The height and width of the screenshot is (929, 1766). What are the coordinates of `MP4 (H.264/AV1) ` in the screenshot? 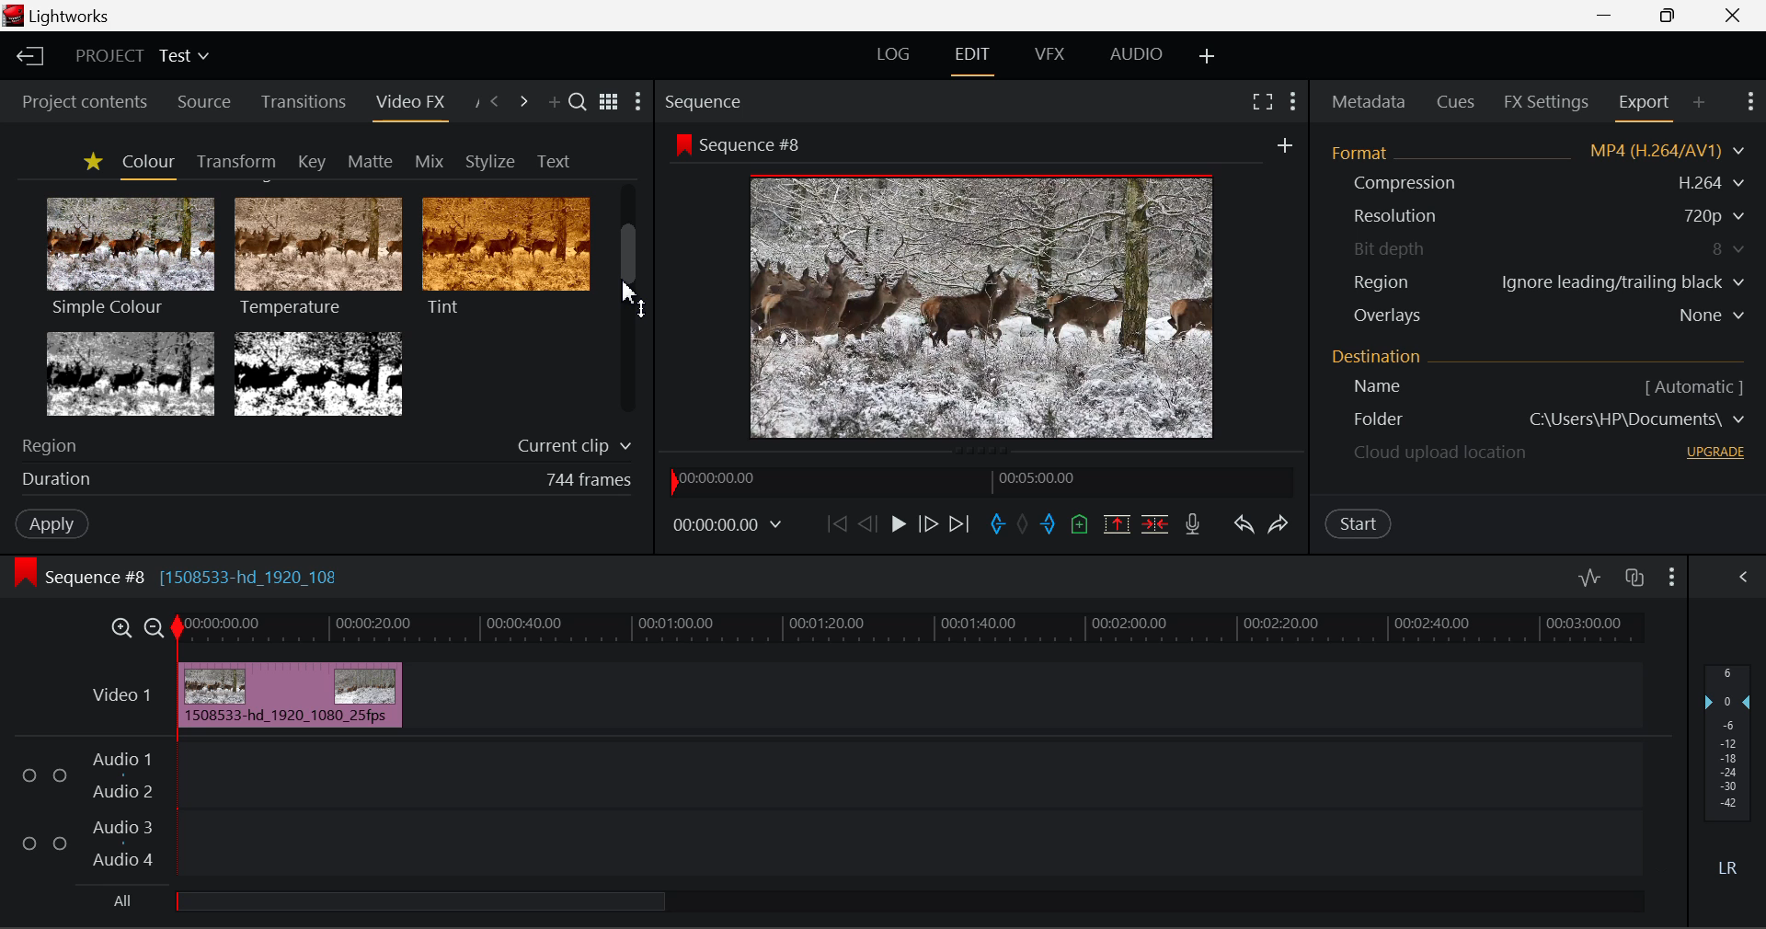 It's located at (1657, 151).